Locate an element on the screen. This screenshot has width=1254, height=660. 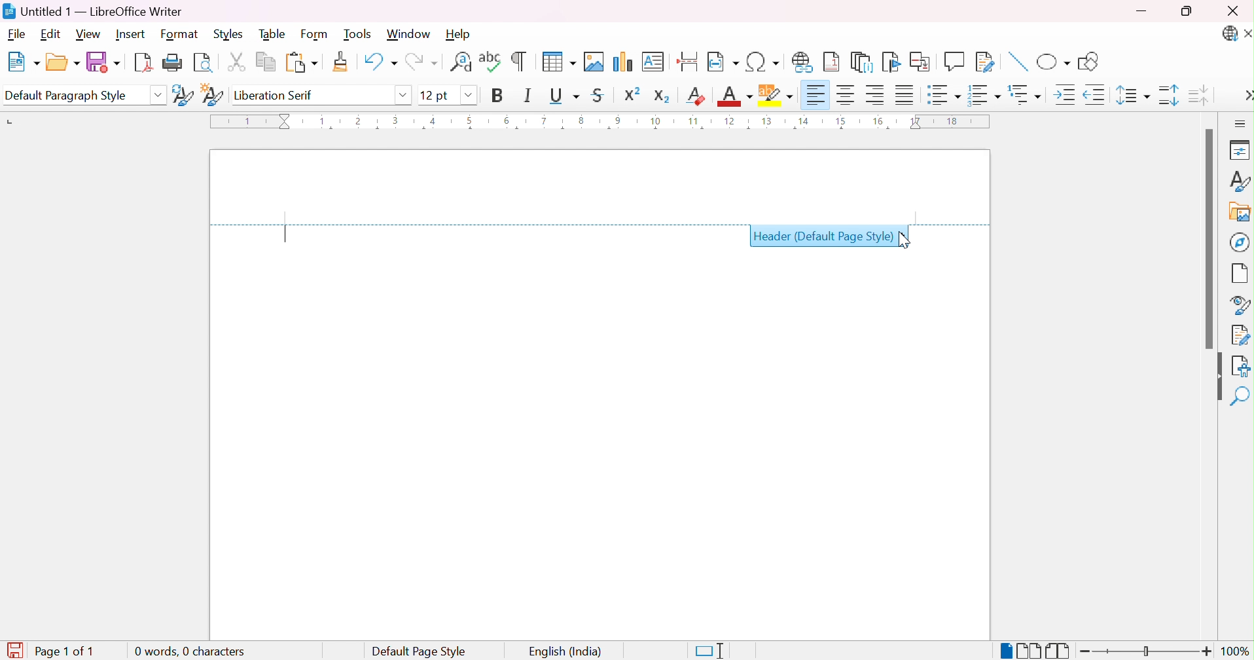
Insert comment is located at coordinates (953, 63).